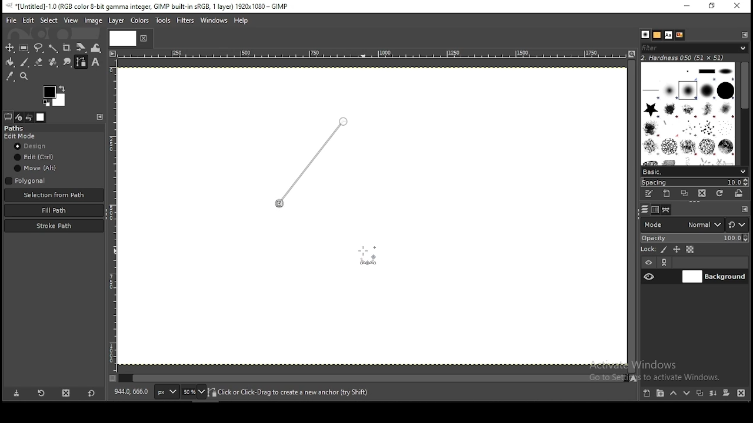 The width and height of the screenshot is (753, 423). Describe the element at coordinates (738, 6) in the screenshot. I see `close window` at that location.